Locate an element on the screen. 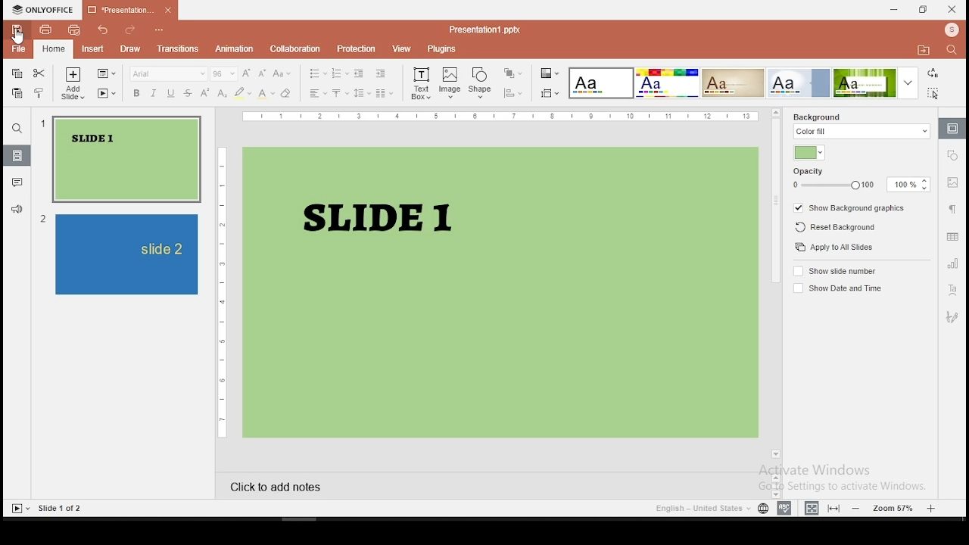 This screenshot has width=969, height=545. insert is located at coordinates (93, 48).